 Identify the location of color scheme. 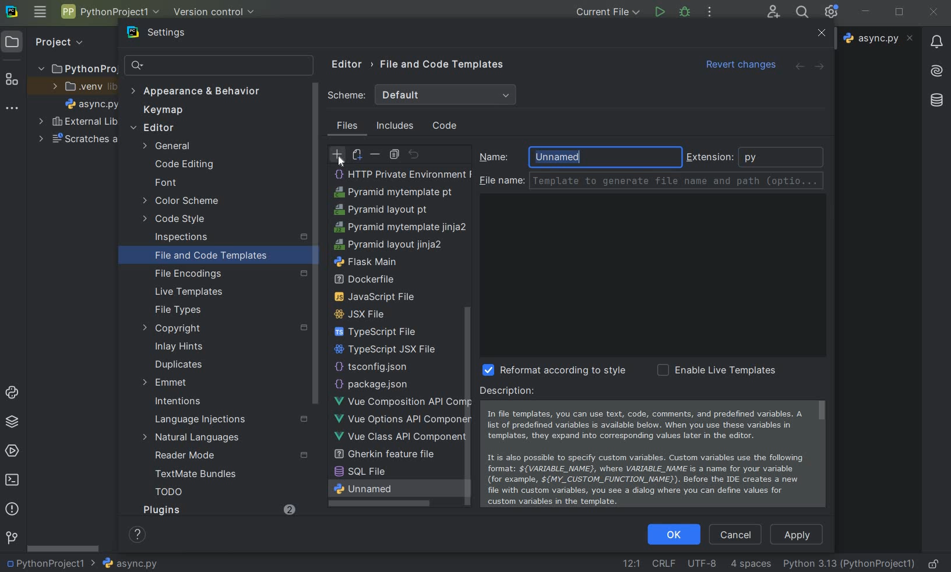
(189, 200).